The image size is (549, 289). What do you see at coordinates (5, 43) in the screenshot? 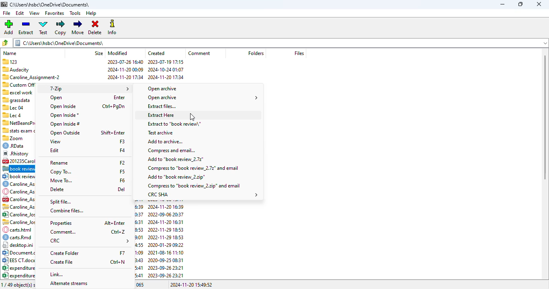
I see `browse folders` at bounding box center [5, 43].